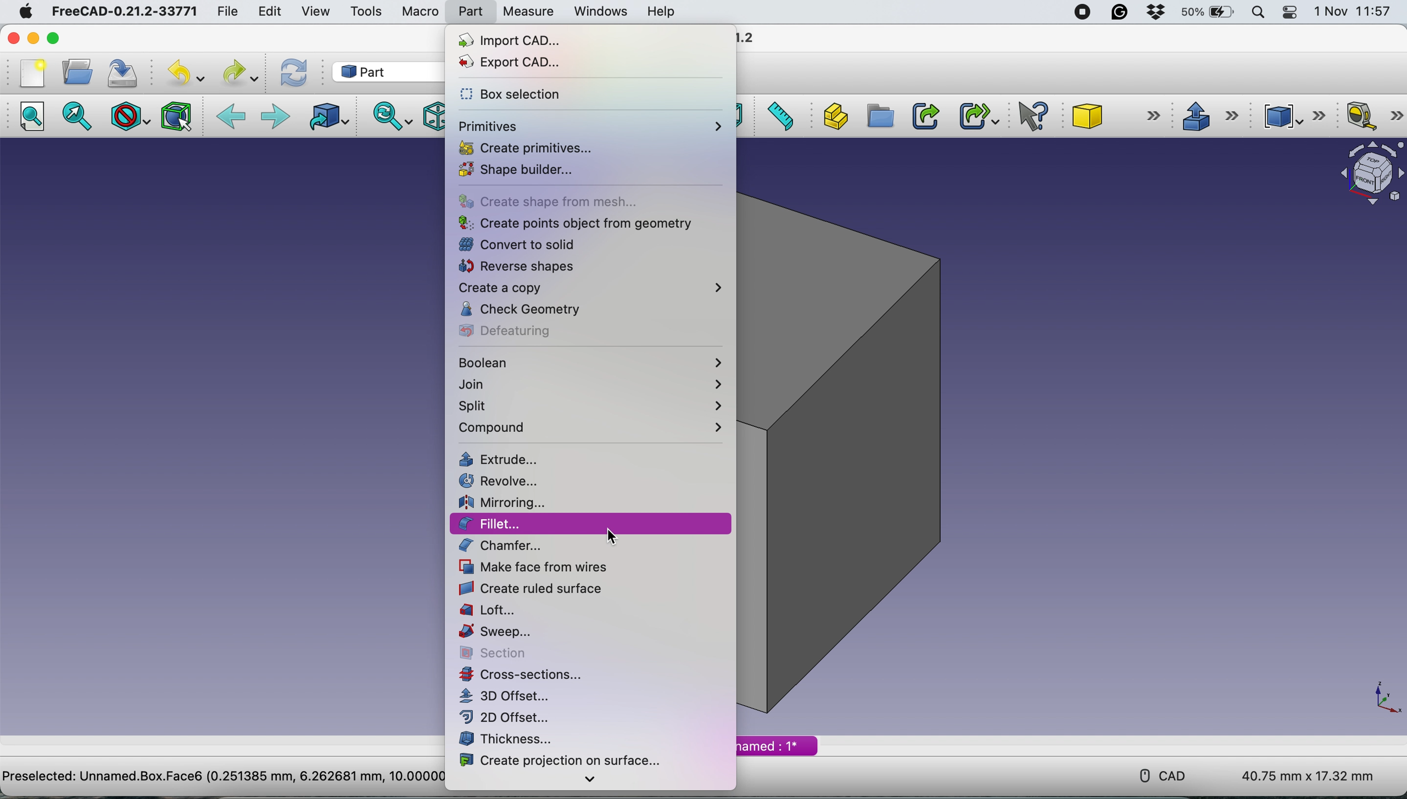 The height and width of the screenshot is (799, 1407). What do you see at coordinates (523, 169) in the screenshot?
I see `shape builder` at bounding box center [523, 169].